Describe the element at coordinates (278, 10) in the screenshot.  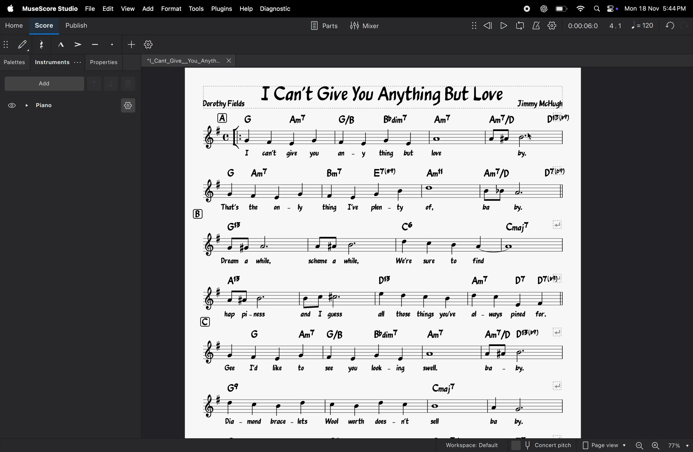
I see `diagnostic` at that location.